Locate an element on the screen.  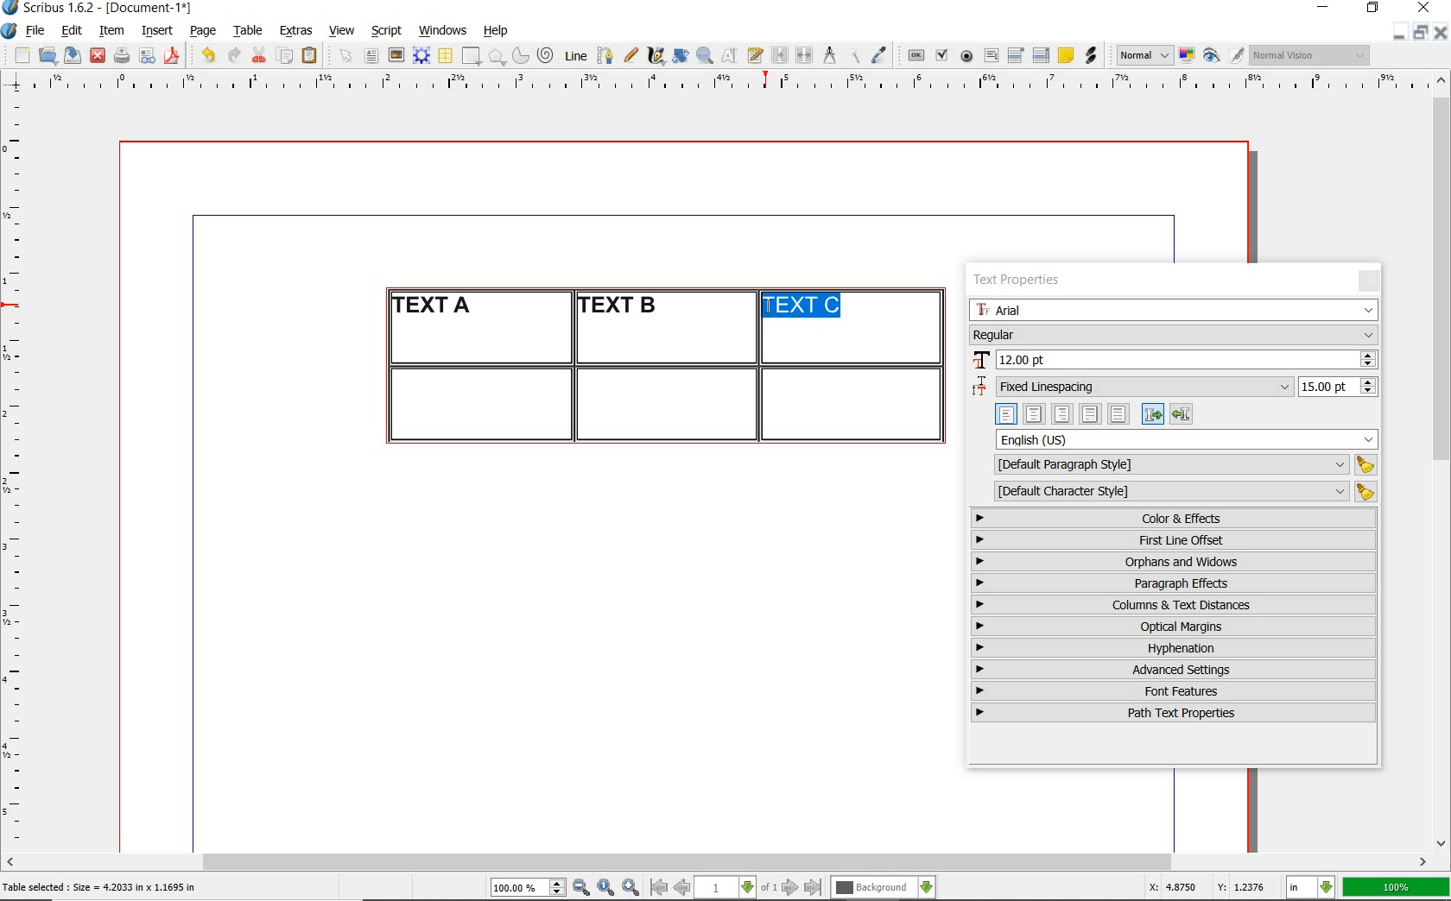
zoom to is located at coordinates (606, 888).